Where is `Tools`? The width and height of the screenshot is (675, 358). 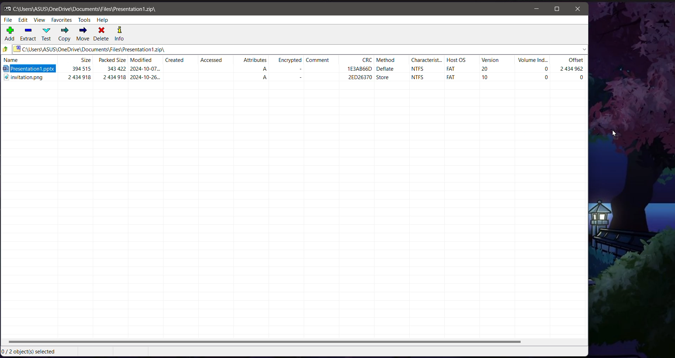 Tools is located at coordinates (85, 20).